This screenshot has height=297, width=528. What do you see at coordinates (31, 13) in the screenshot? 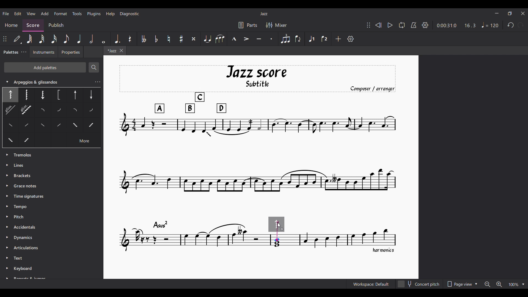
I see `View menu` at bounding box center [31, 13].